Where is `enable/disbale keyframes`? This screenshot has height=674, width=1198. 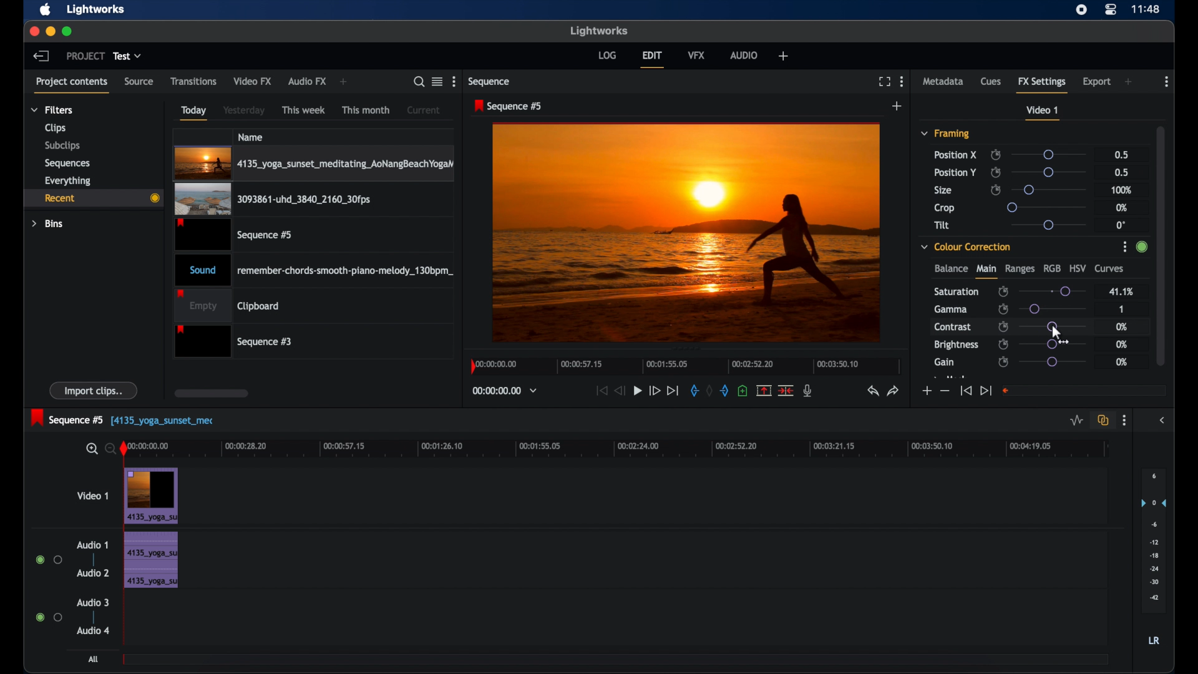
enable/disbale keyframes is located at coordinates (1004, 290).